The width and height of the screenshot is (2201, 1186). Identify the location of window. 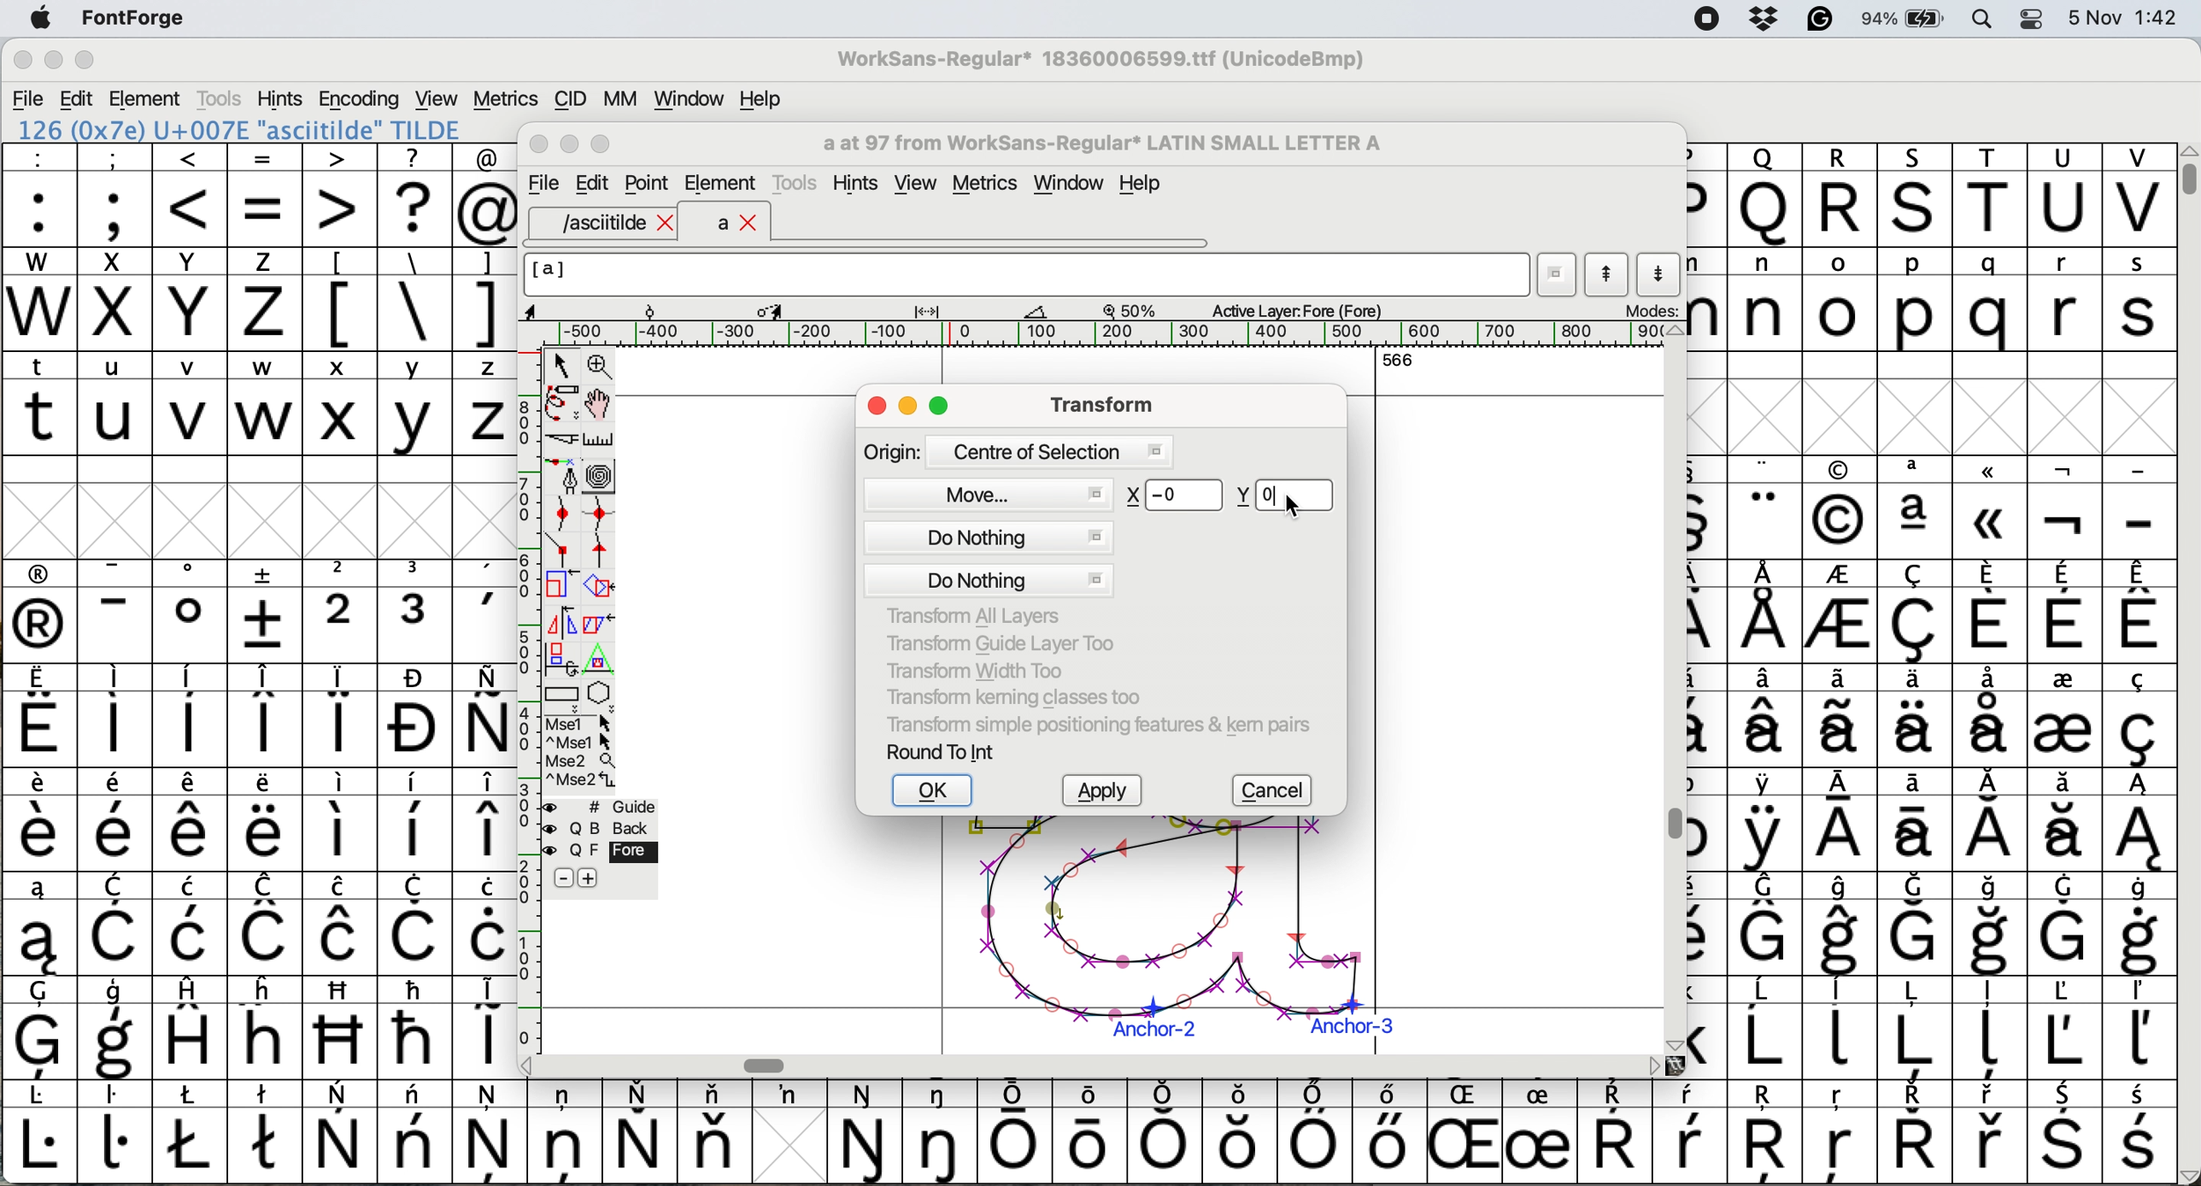
(685, 100).